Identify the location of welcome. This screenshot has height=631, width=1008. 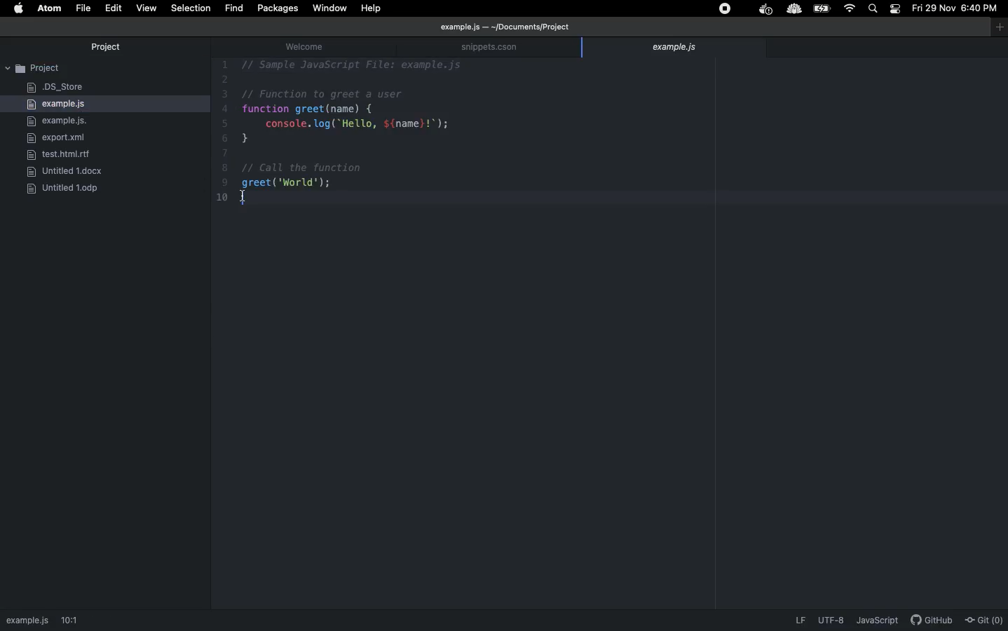
(314, 46).